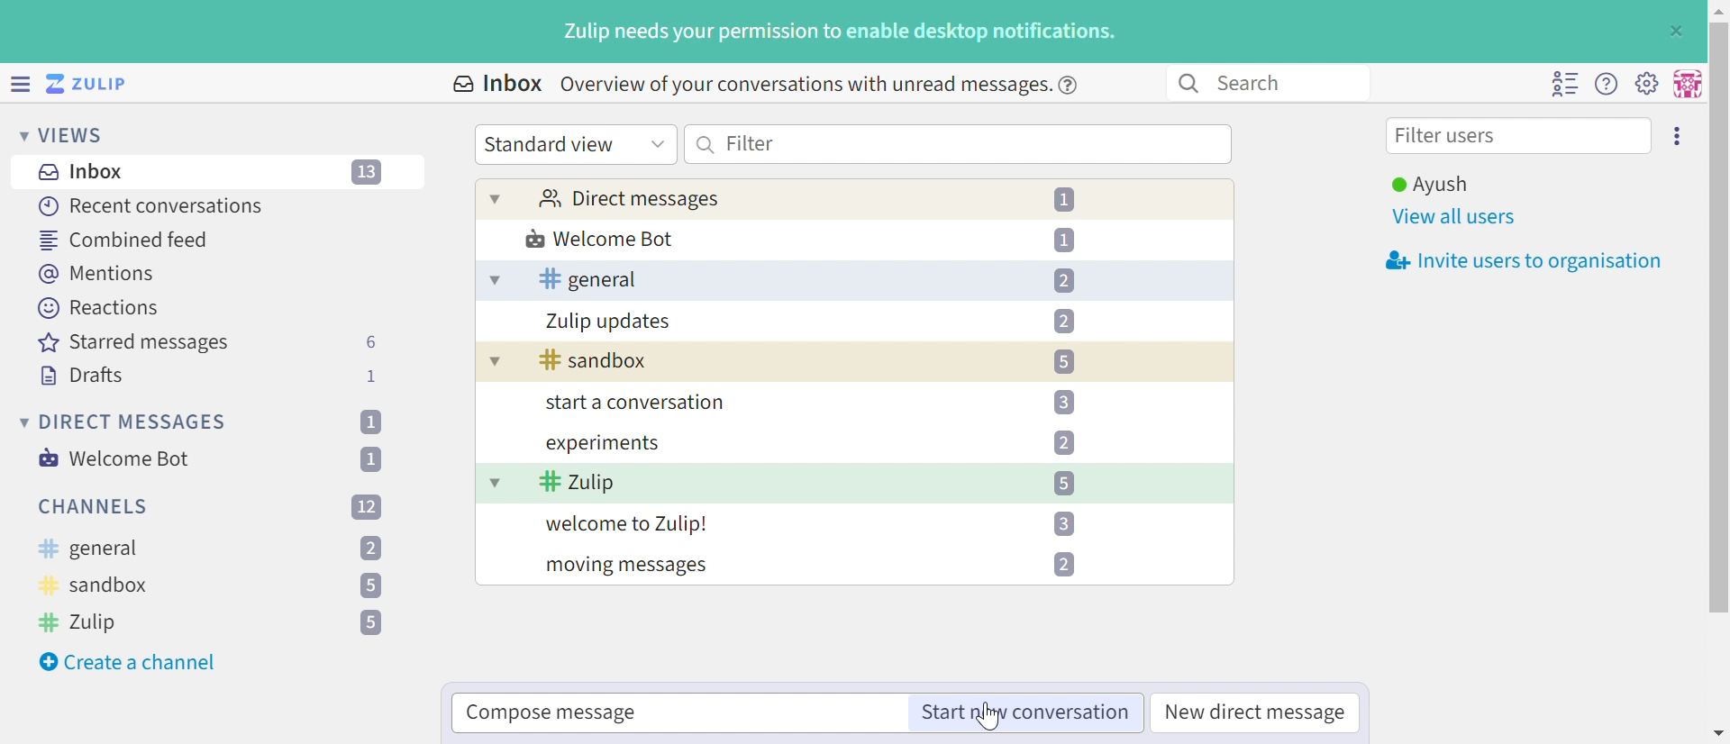 The image size is (1730, 744). I want to click on Zulip, so click(82, 622).